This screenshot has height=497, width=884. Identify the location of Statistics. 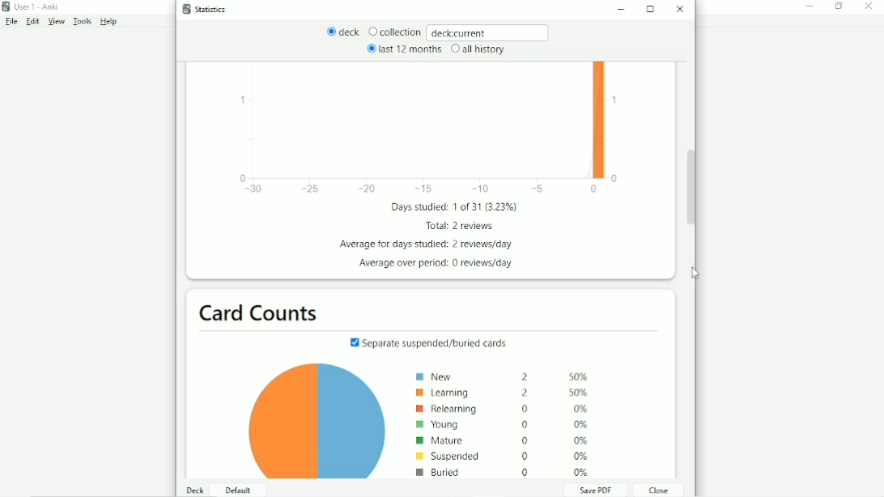
(208, 9).